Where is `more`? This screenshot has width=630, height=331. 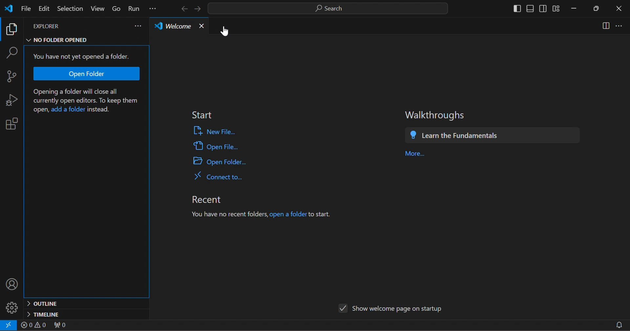
more is located at coordinates (620, 26).